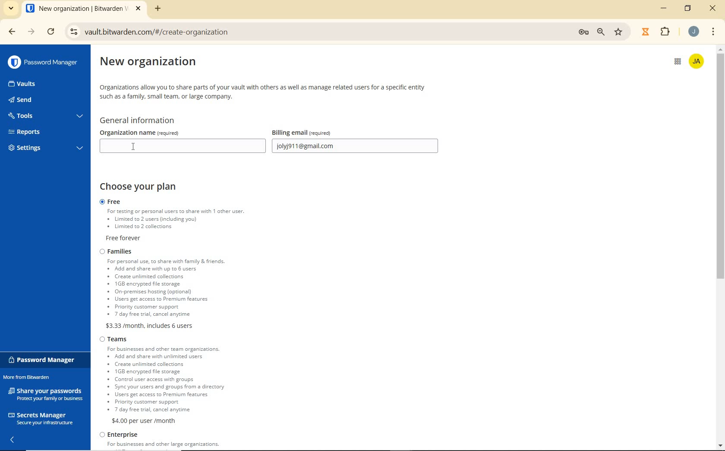 The image size is (725, 451). What do you see at coordinates (32, 378) in the screenshot?
I see `more from bitwarden` at bounding box center [32, 378].